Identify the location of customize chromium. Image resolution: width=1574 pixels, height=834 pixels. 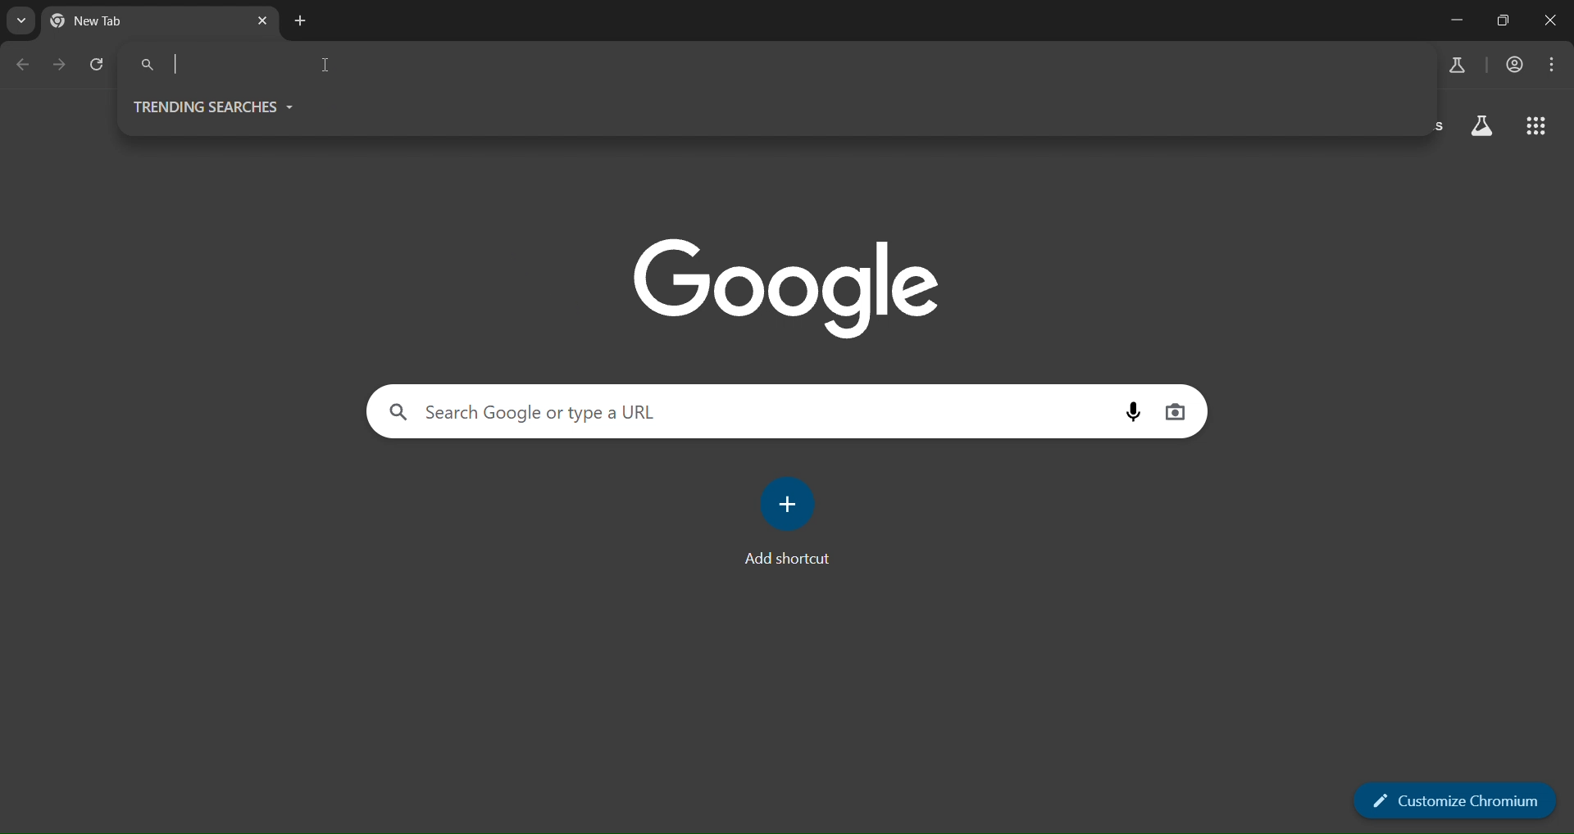
(1458, 800).